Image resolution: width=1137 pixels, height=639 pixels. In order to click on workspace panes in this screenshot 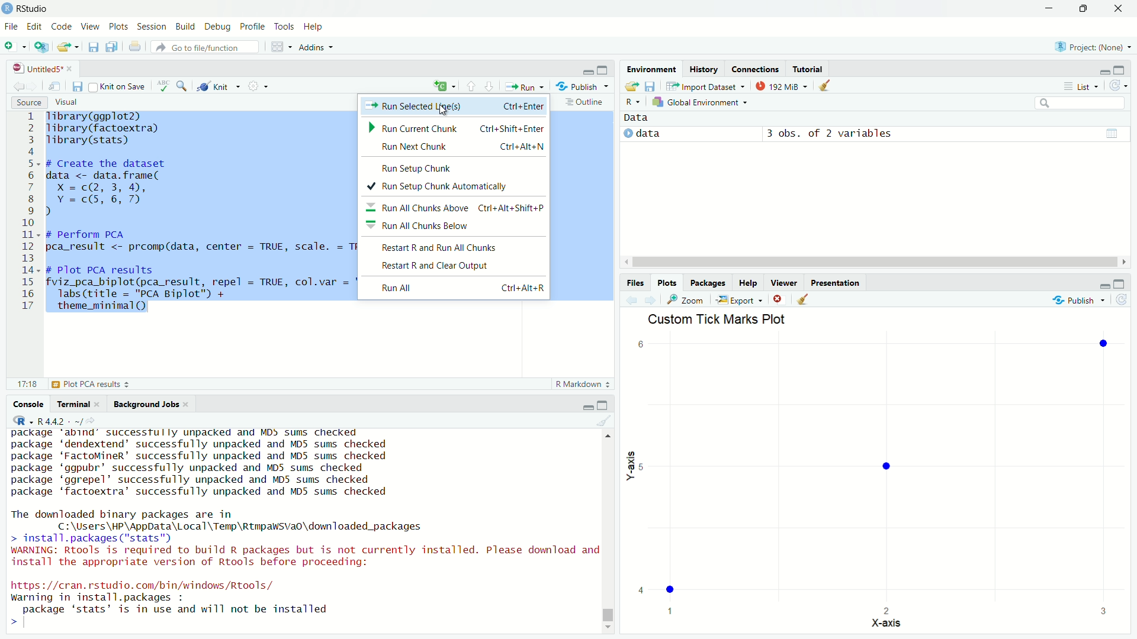, I will do `click(279, 47)`.